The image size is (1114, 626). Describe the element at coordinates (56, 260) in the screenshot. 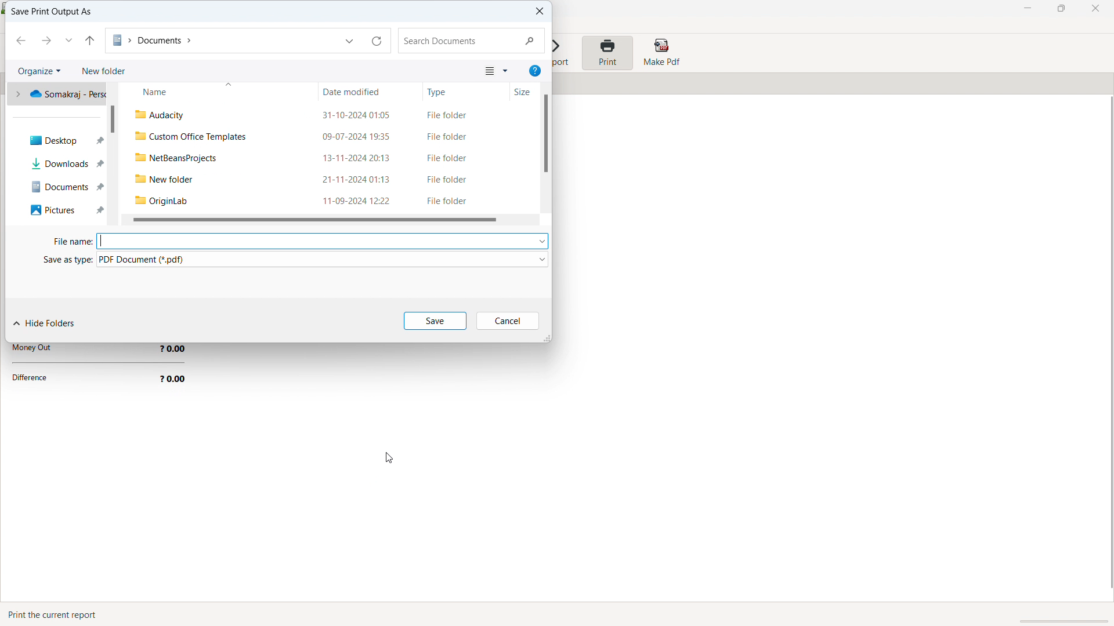

I see `Save as type:` at that location.